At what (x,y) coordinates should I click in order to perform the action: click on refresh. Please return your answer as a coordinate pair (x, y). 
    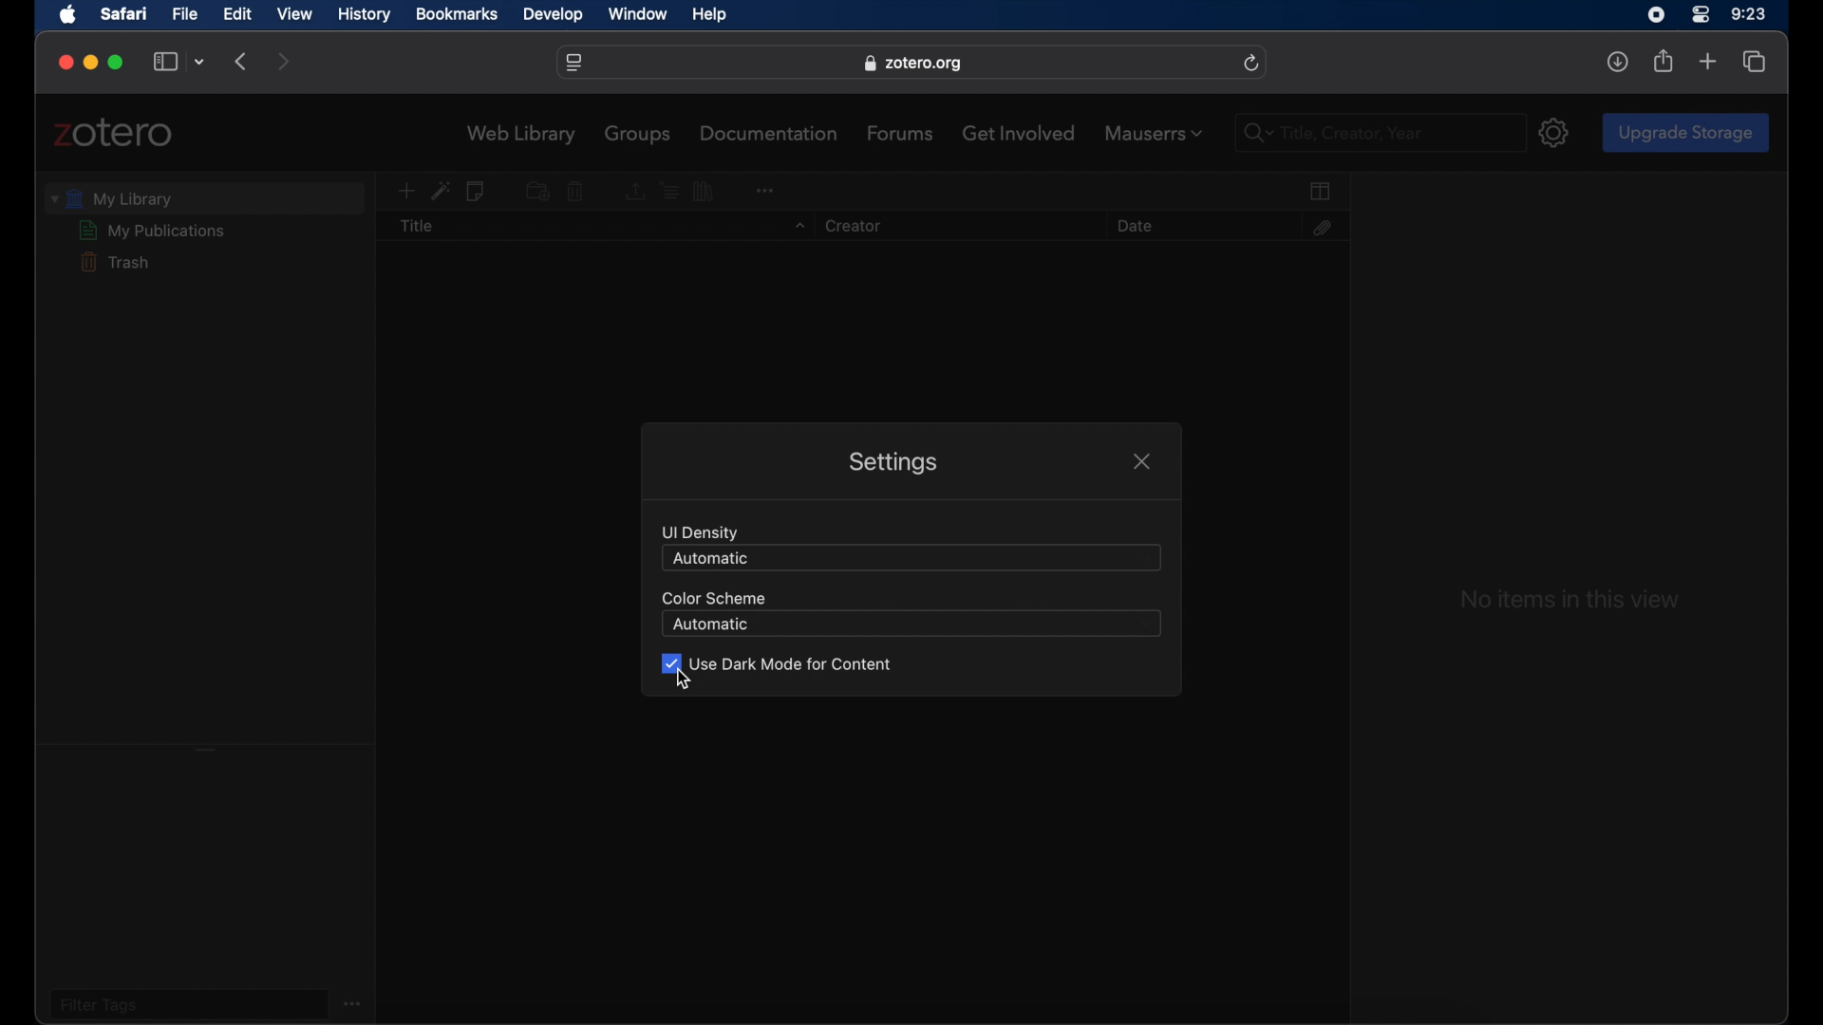
    Looking at the image, I should click on (1252, 64).